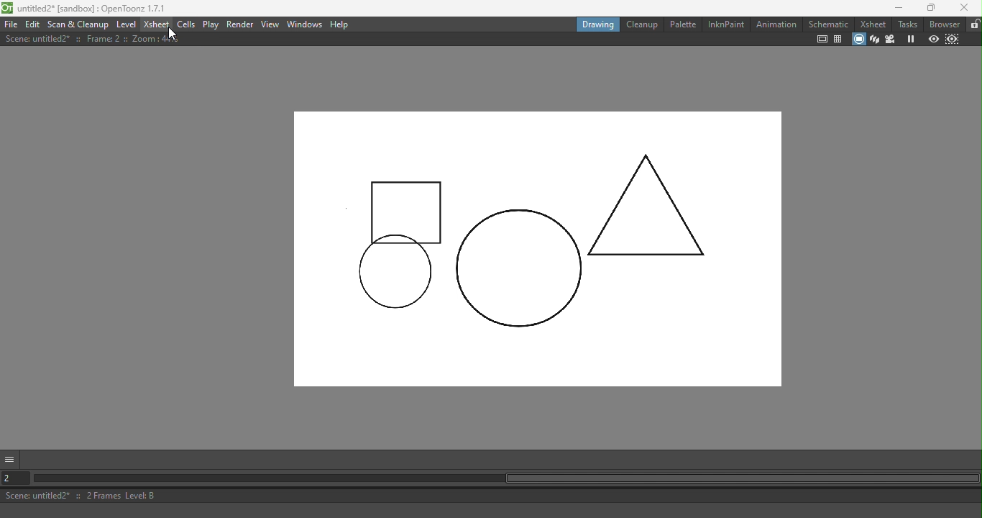 The image size is (982, 518). I want to click on Cursor, so click(173, 34).